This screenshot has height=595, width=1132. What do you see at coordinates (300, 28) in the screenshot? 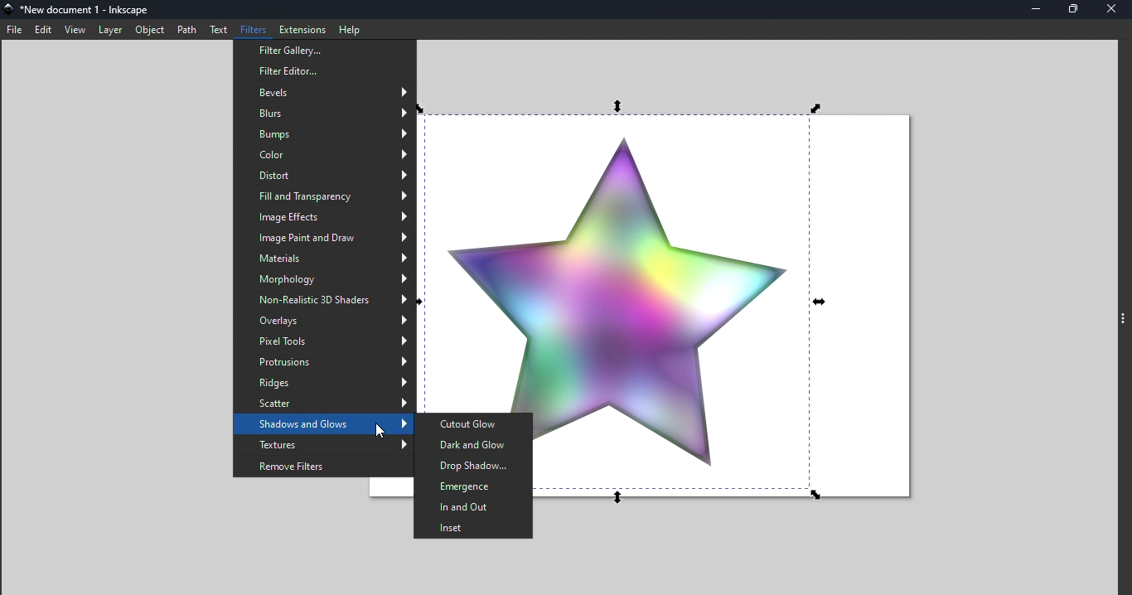
I see `Extensions` at bounding box center [300, 28].